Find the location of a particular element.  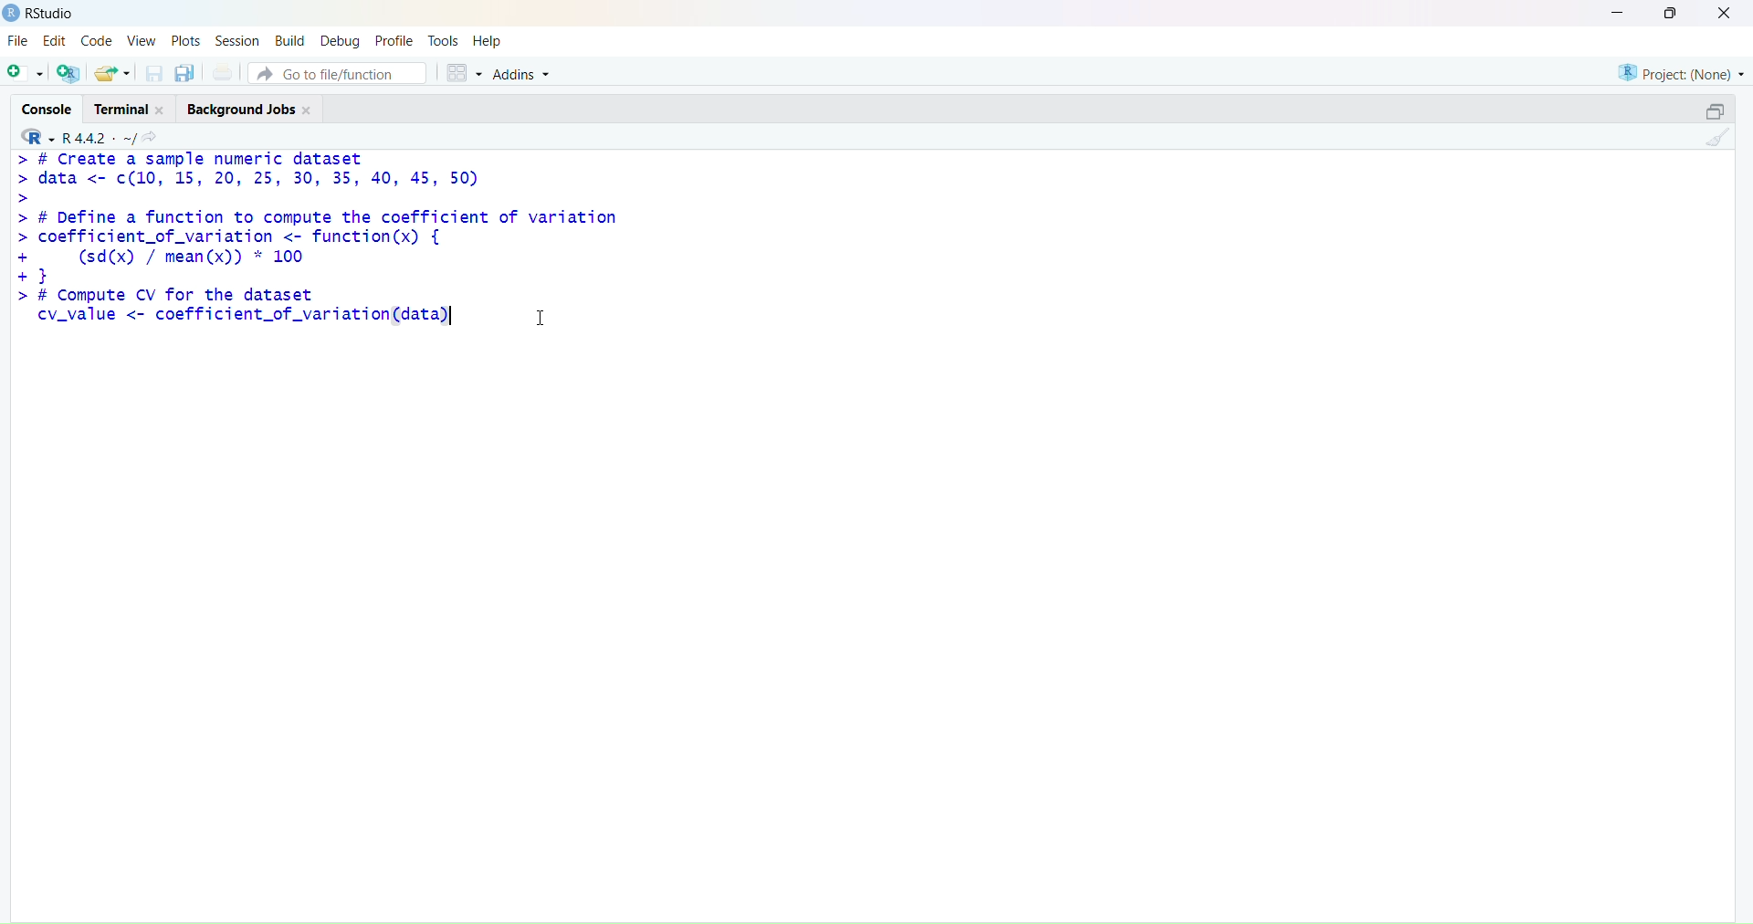

tools is located at coordinates (446, 39).